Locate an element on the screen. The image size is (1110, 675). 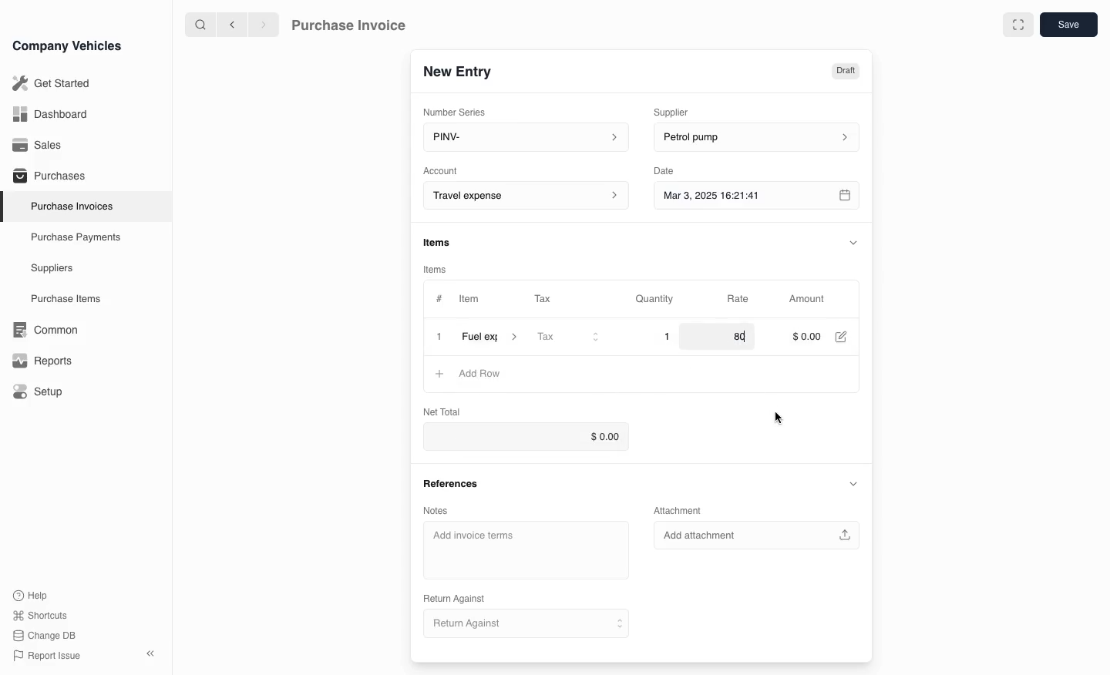
Quantity is located at coordinates (657, 299).